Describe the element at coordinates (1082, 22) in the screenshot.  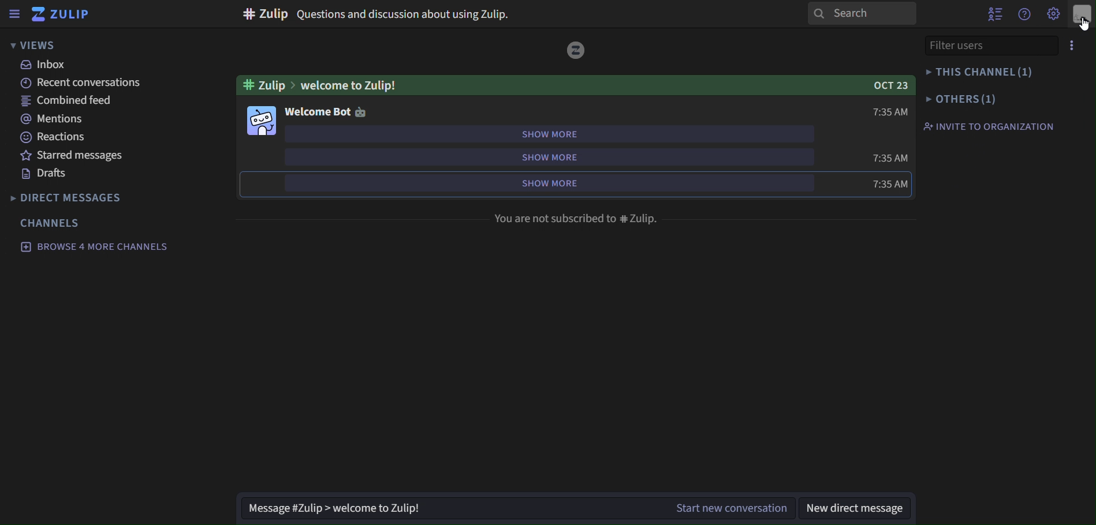
I see `cursor` at that location.